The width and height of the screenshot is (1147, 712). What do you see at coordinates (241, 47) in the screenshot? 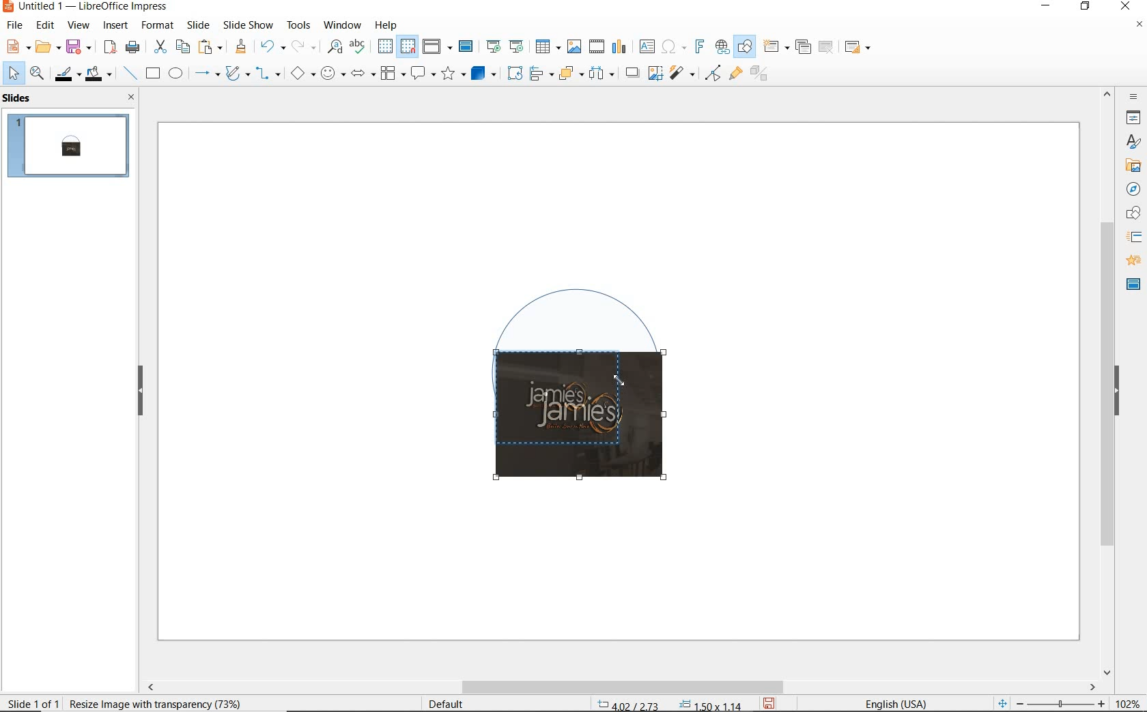
I see `clone formatting` at bounding box center [241, 47].